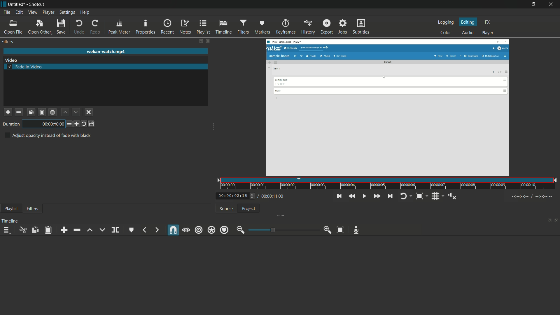  What do you see at coordinates (106, 52) in the screenshot?
I see `imported file name` at bounding box center [106, 52].